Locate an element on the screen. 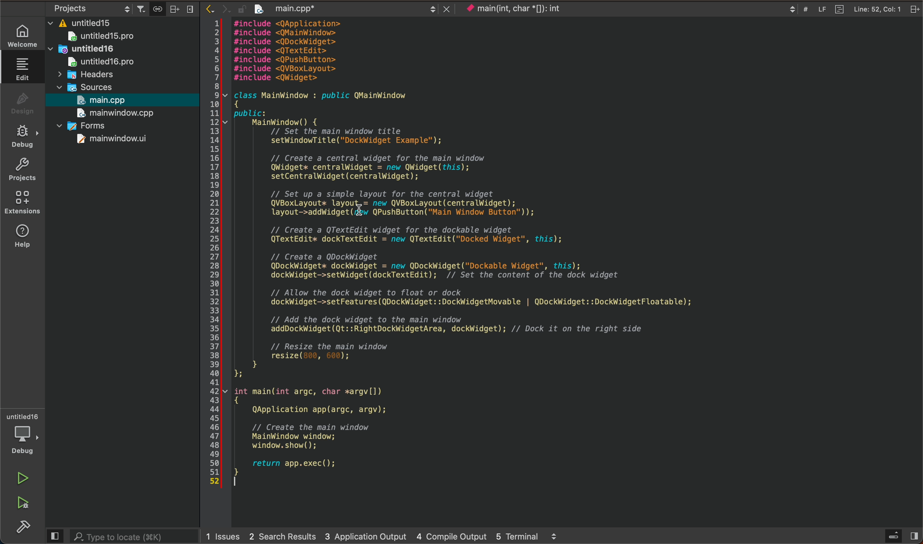  untitled15pro is located at coordinates (102, 37).